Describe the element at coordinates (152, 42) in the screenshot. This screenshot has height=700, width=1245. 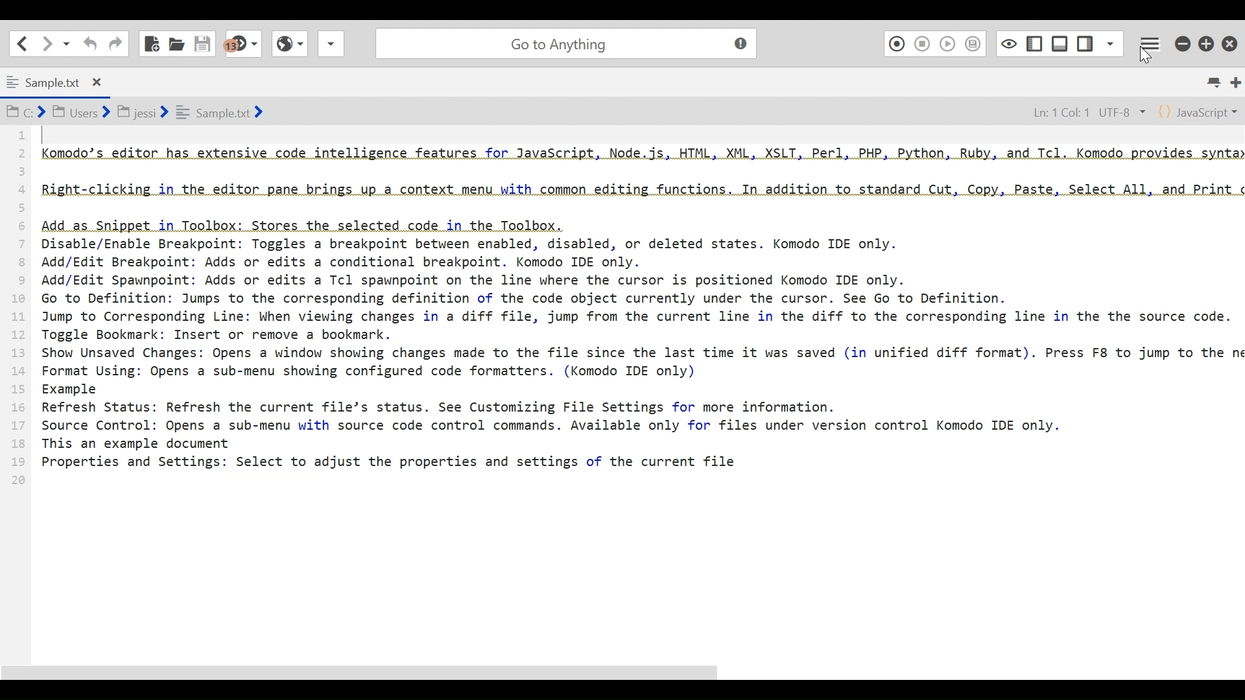
I see `New File` at that location.